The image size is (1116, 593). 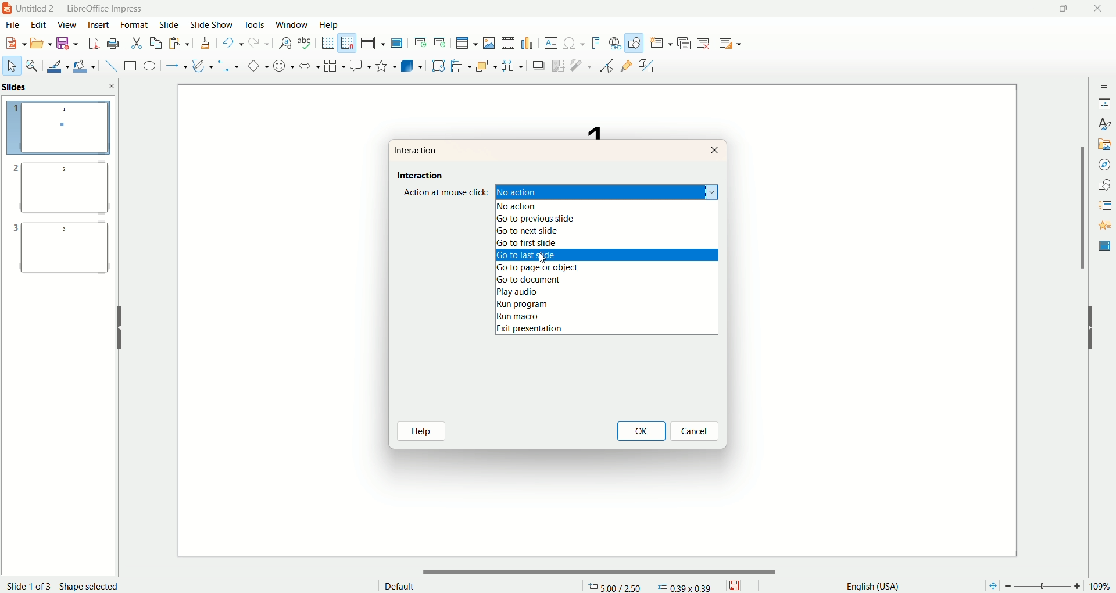 I want to click on export directly as PDF, so click(x=92, y=44).